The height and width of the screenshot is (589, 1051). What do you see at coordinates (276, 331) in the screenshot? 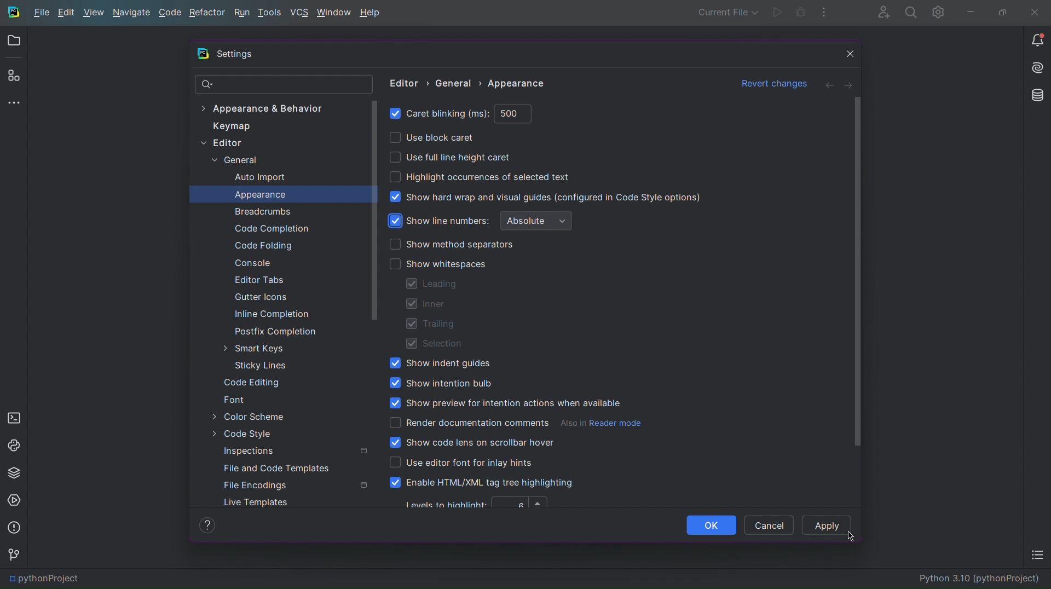
I see `Postfix Completion` at bounding box center [276, 331].